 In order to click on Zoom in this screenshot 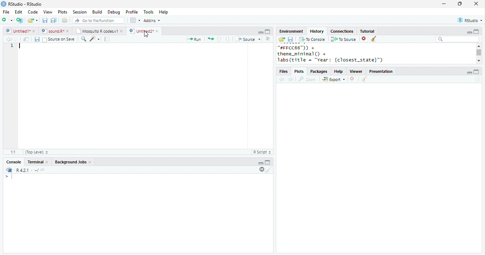, I will do `click(307, 79)`.